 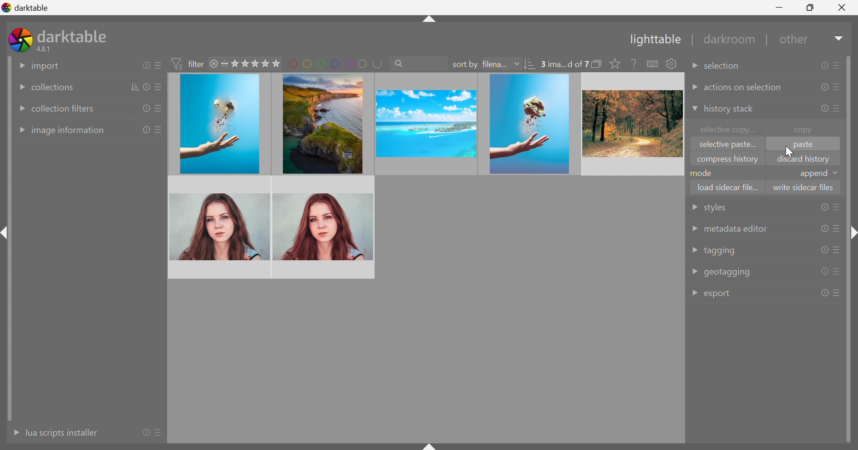 What do you see at coordinates (744, 88) in the screenshot?
I see `actions on selection` at bounding box center [744, 88].